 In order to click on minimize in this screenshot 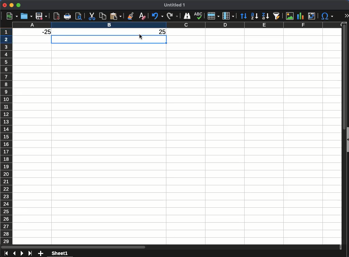, I will do `click(12, 5)`.